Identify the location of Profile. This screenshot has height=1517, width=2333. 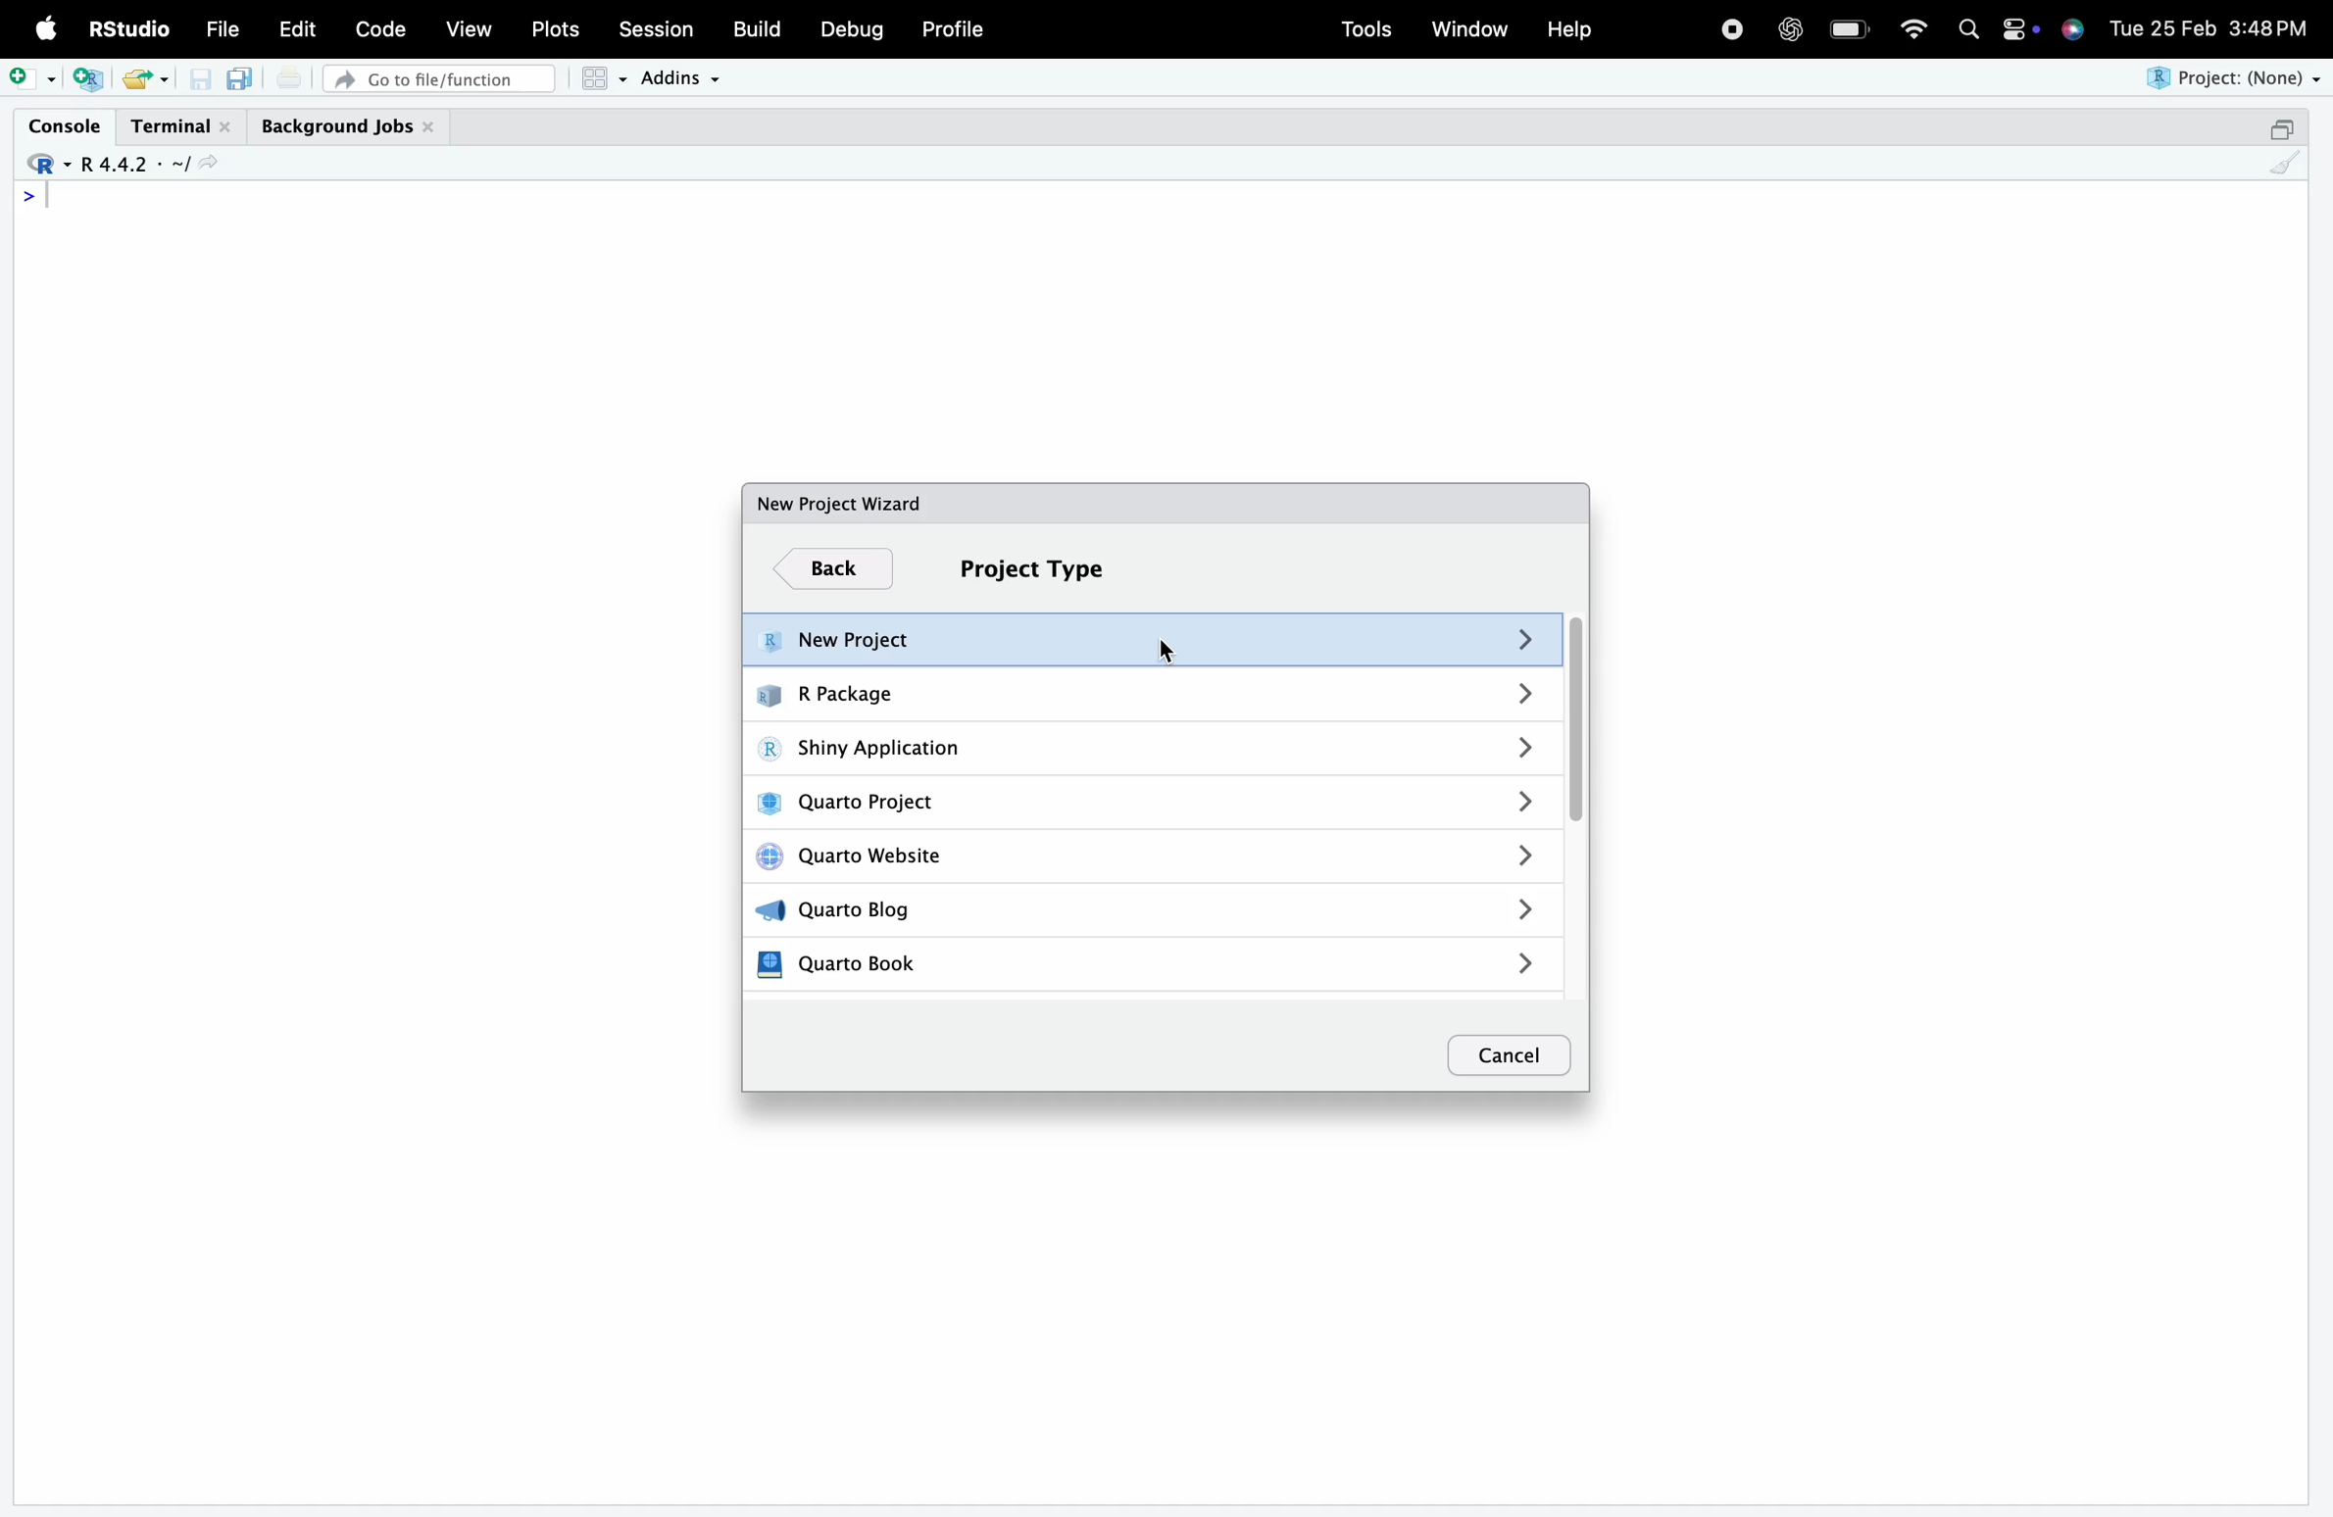
(955, 28).